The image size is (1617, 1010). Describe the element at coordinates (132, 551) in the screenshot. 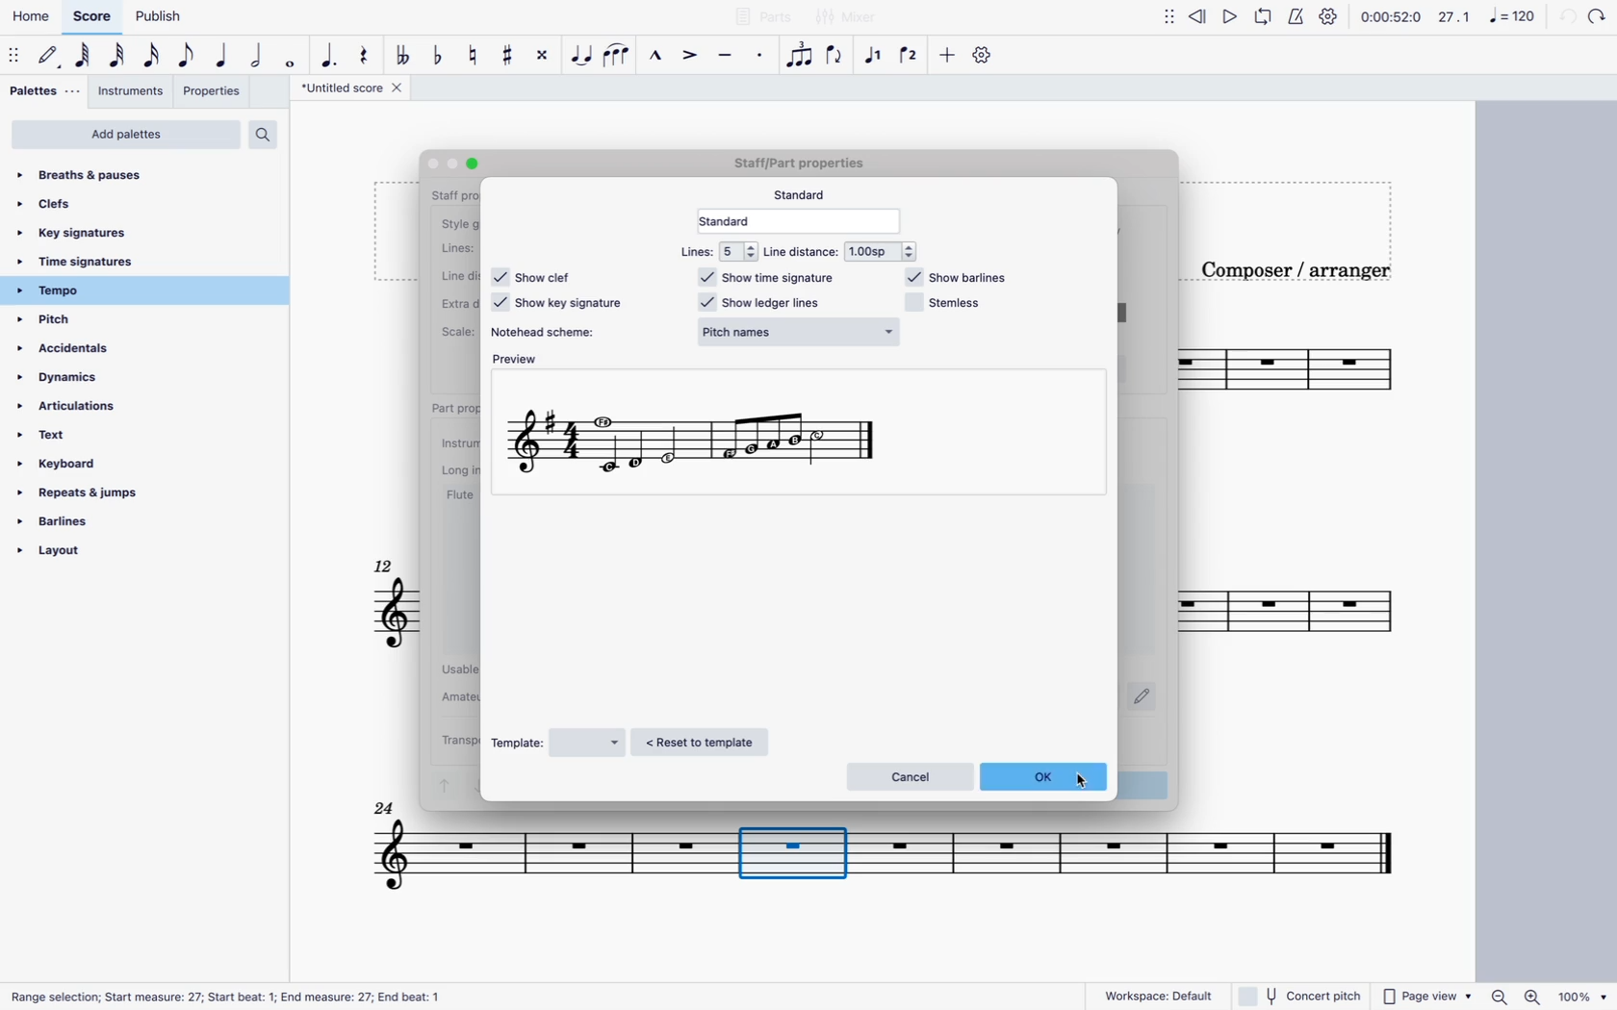

I see `layout` at that location.